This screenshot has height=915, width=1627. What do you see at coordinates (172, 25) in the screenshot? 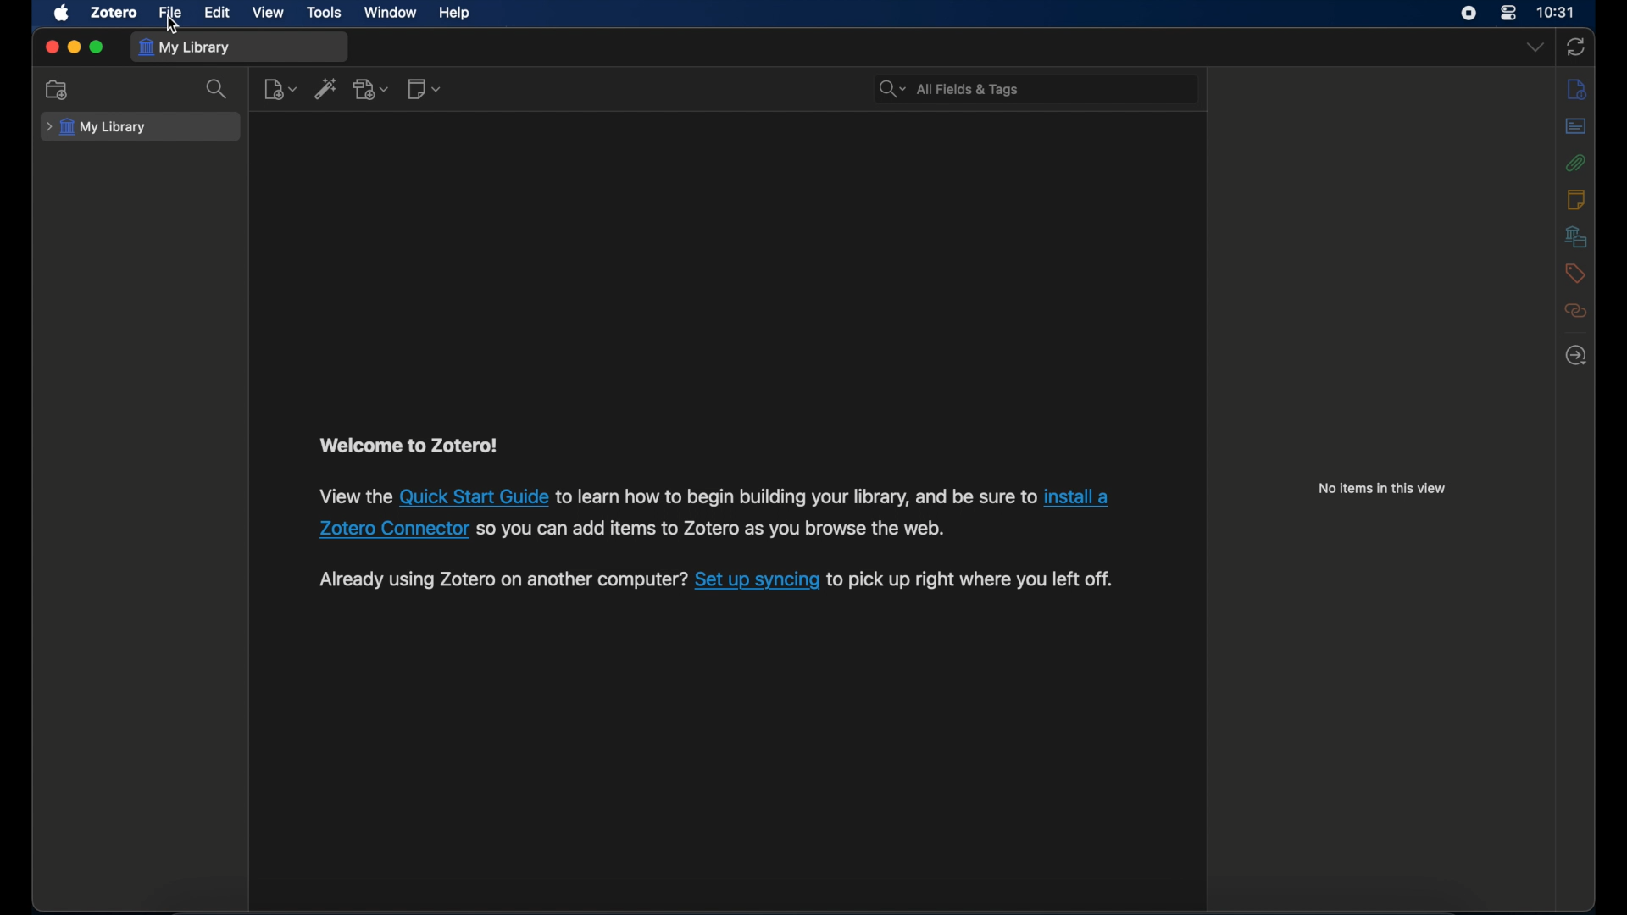
I see `cursor` at bounding box center [172, 25].